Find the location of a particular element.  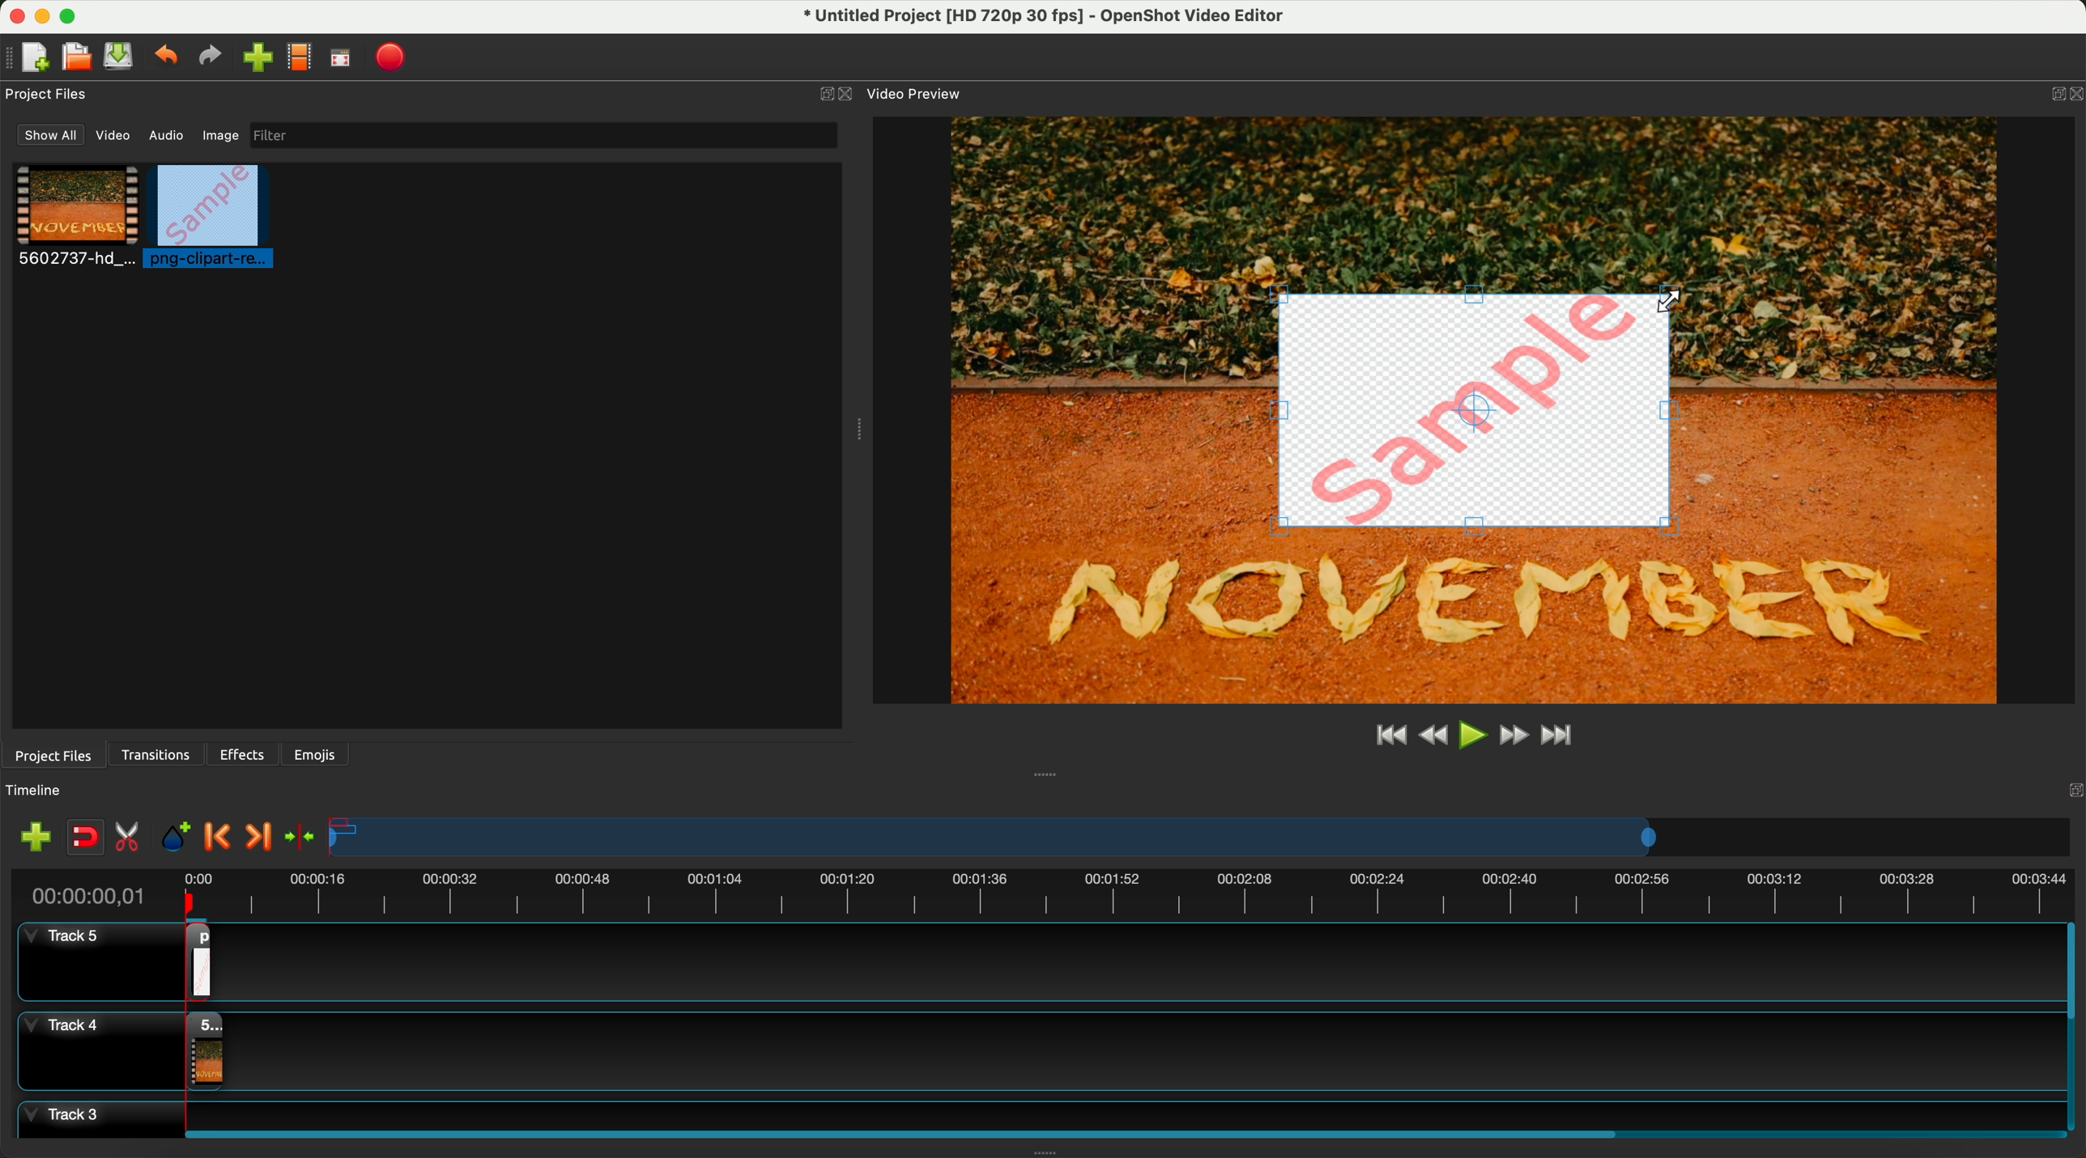

import files is located at coordinates (31, 836).